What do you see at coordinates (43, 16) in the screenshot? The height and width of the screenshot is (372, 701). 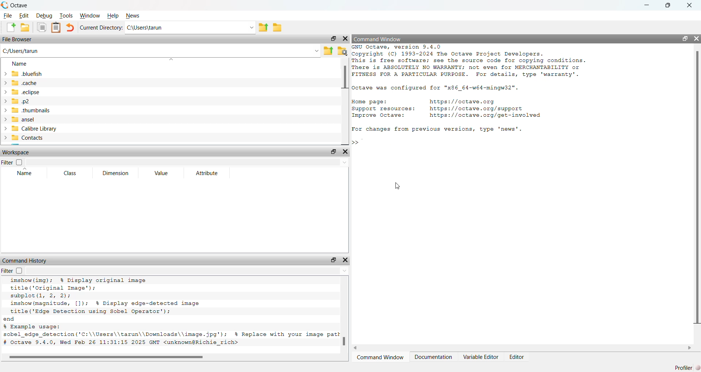 I see `Debug` at bounding box center [43, 16].